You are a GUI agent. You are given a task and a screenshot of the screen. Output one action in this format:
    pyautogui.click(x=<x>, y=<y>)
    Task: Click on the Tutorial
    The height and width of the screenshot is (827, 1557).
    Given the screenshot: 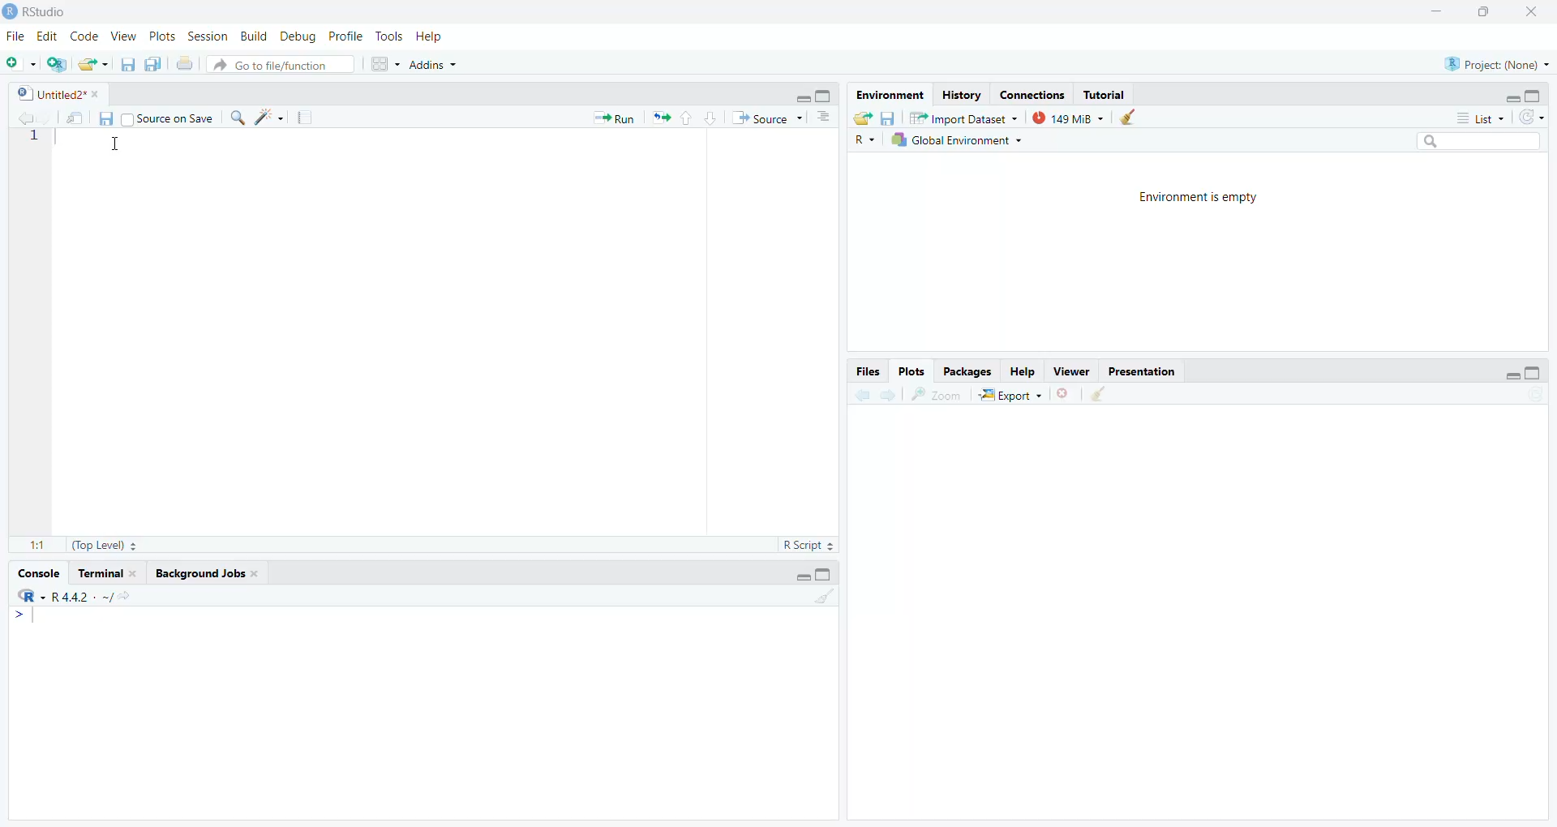 What is the action you would take?
    pyautogui.click(x=105, y=573)
    